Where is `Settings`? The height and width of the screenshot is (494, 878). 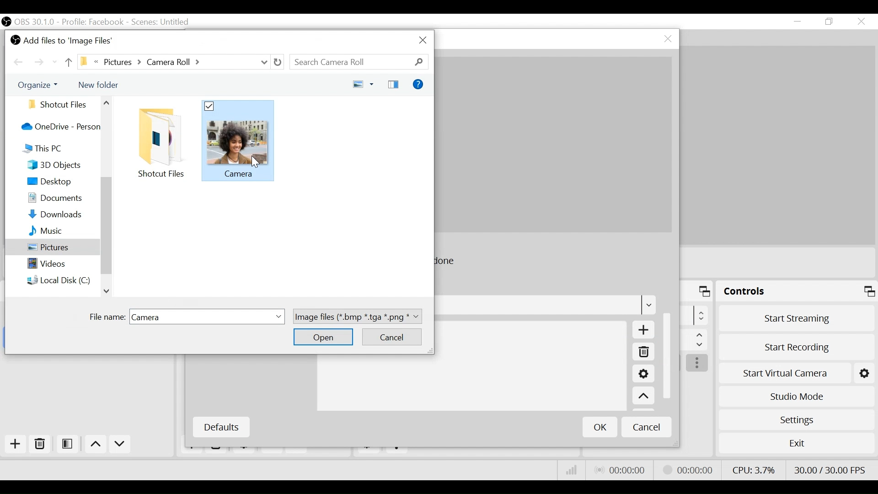 Settings is located at coordinates (643, 375).